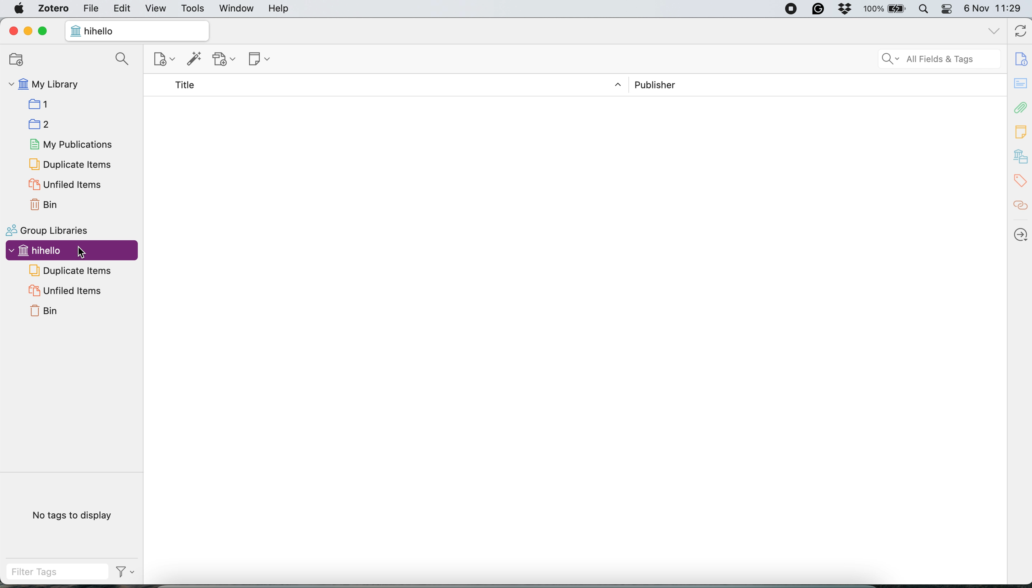  What do you see at coordinates (938, 59) in the screenshot?
I see `all fields and tags` at bounding box center [938, 59].